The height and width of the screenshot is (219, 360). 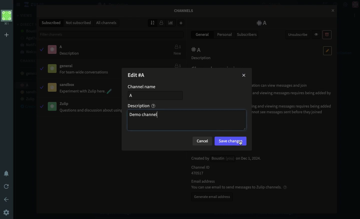 What do you see at coordinates (240, 142) in the screenshot?
I see `cursor` at bounding box center [240, 142].